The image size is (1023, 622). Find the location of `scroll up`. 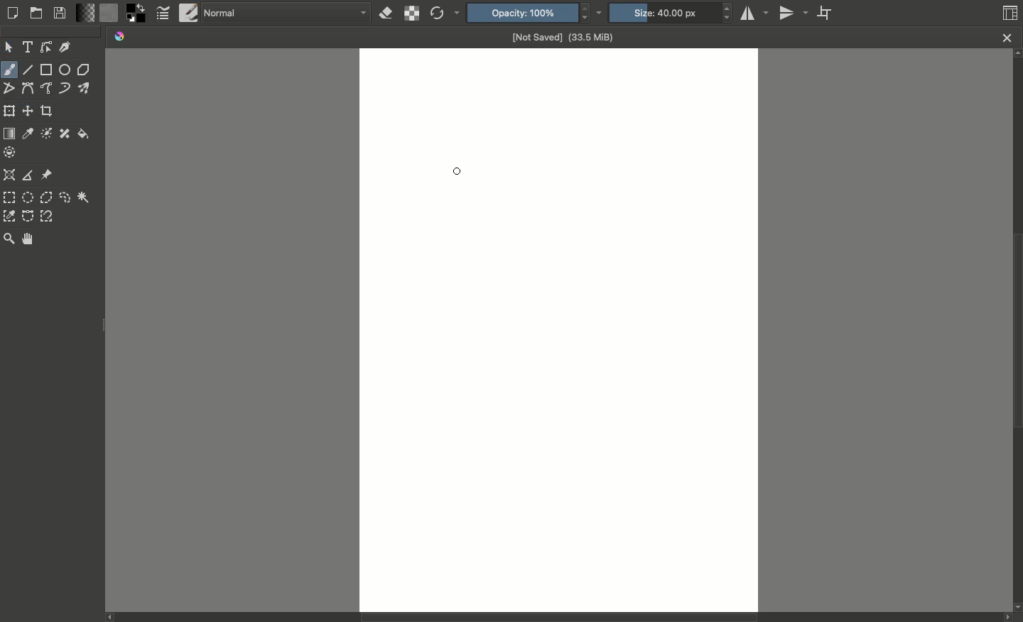

scroll up is located at coordinates (1017, 55).